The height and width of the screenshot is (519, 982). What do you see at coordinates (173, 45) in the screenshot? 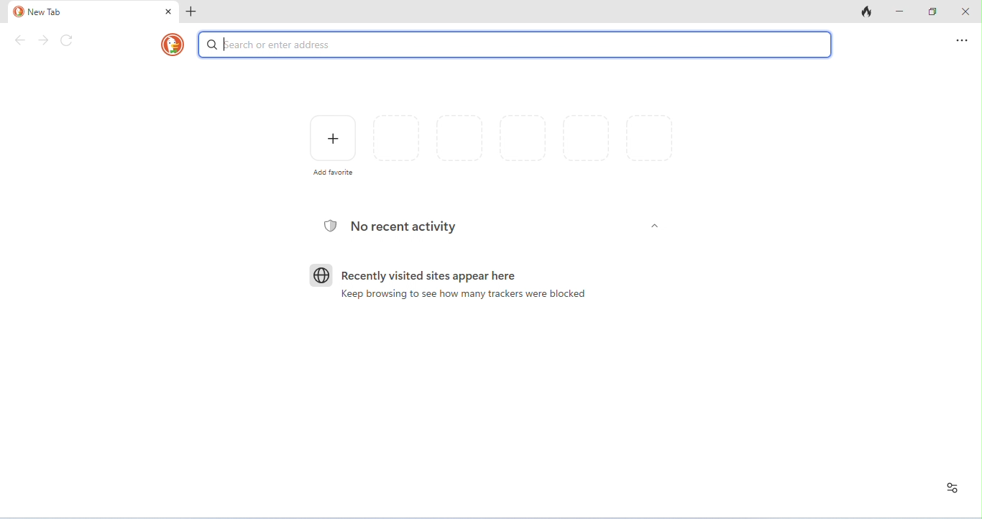
I see `duckduck go logo` at bounding box center [173, 45].